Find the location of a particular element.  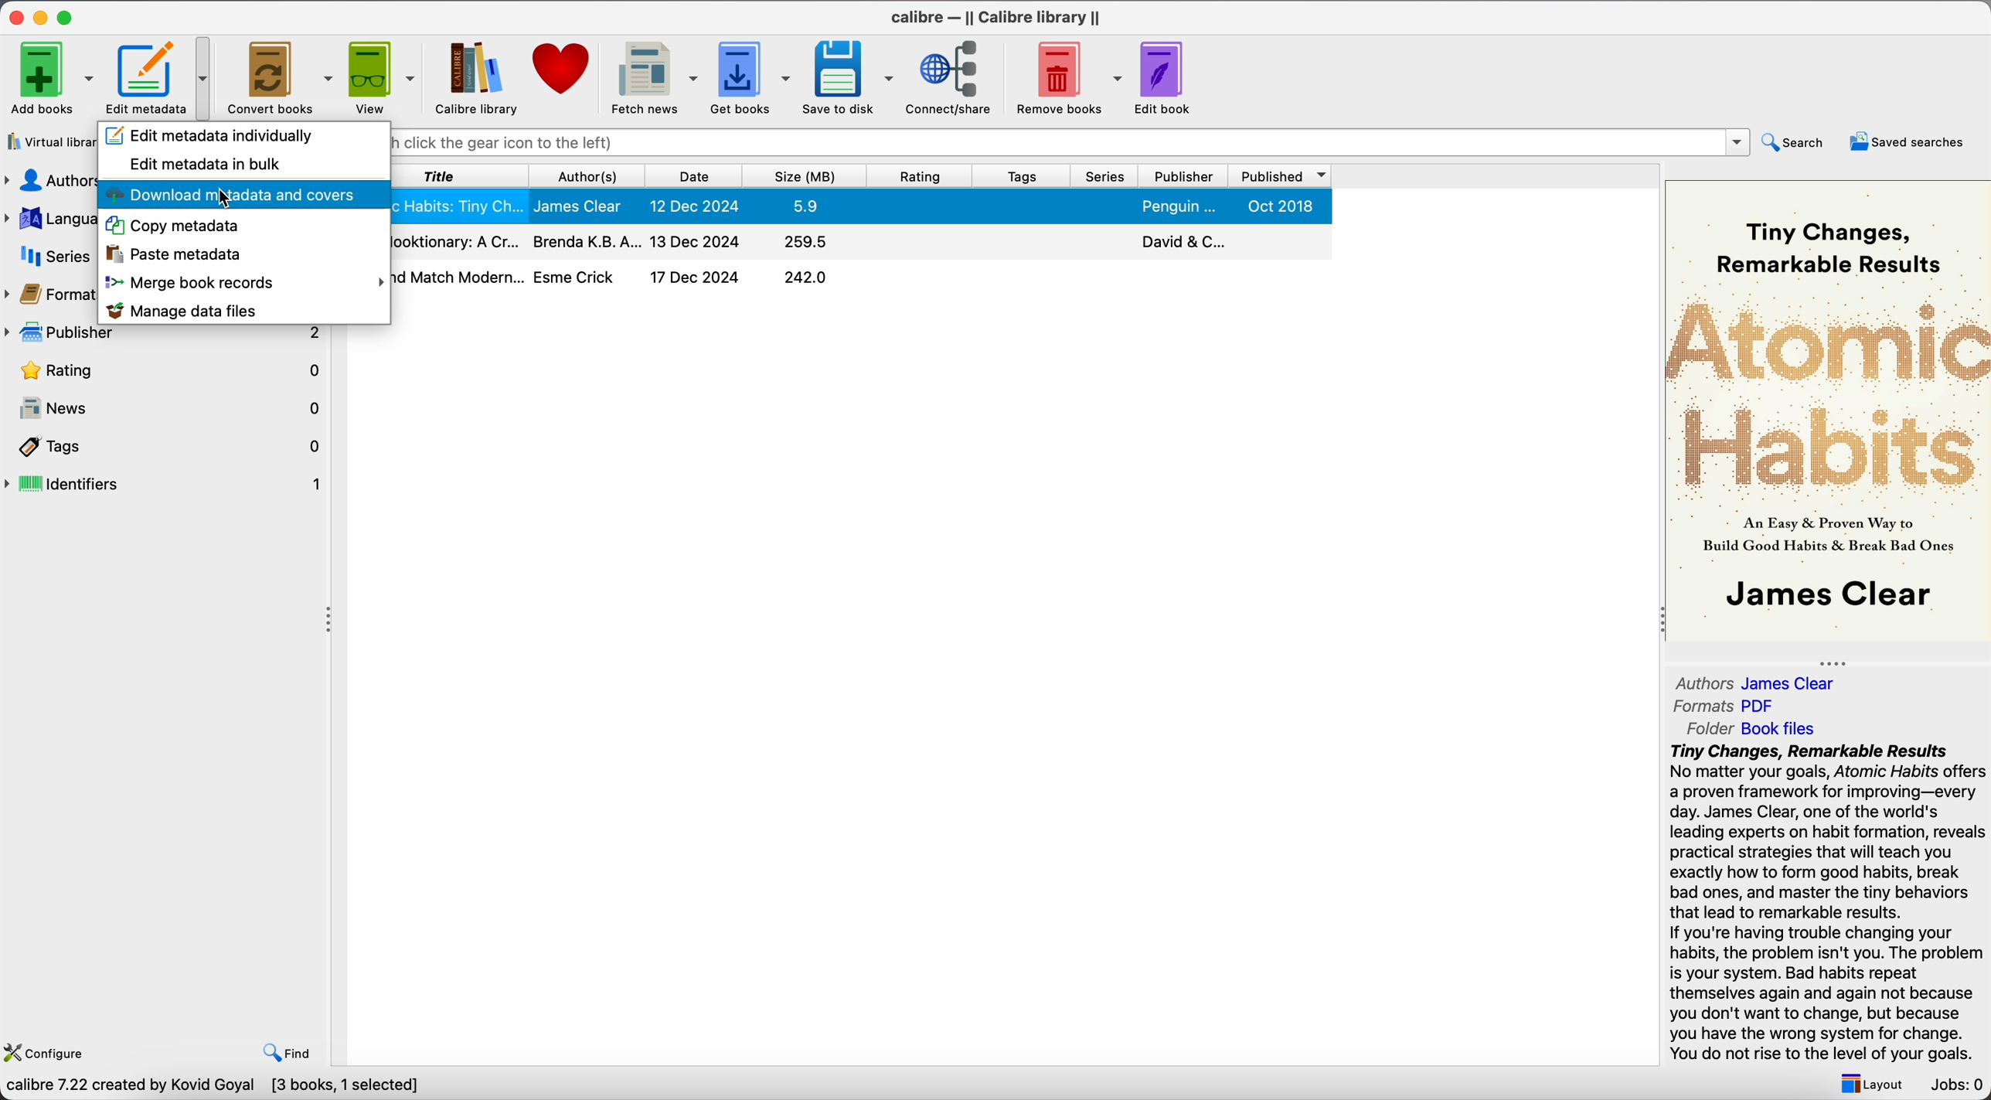

manage data files is located at coordinates (205, 312).